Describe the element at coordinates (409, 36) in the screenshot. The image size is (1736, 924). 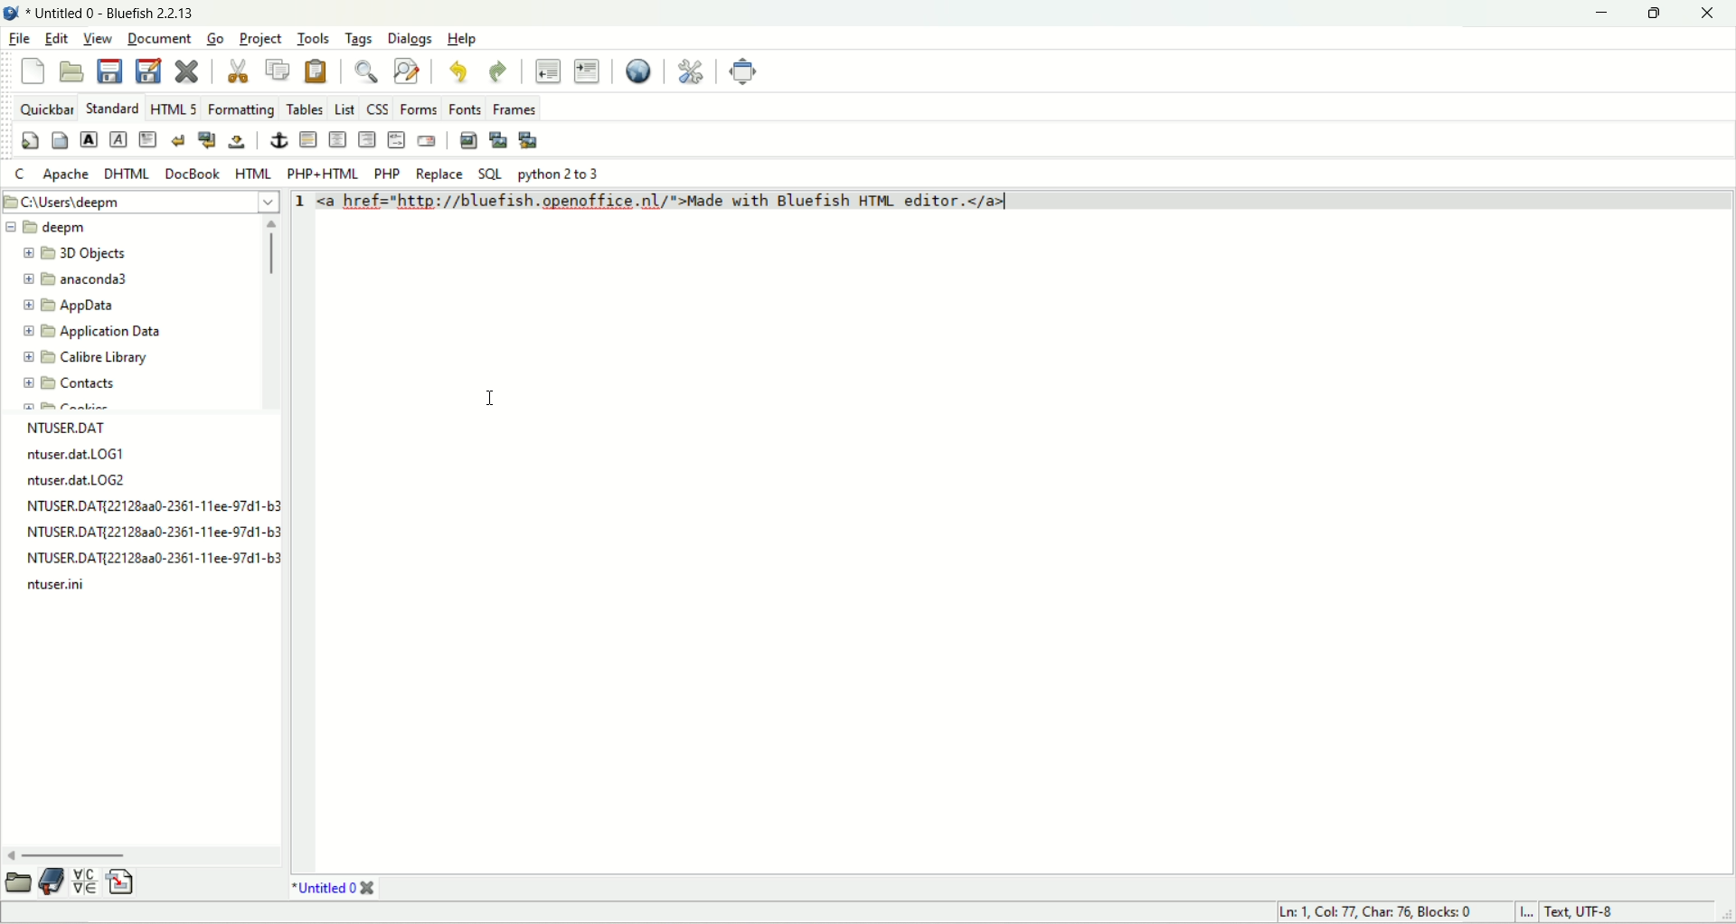
I see `dialogs` at that location.